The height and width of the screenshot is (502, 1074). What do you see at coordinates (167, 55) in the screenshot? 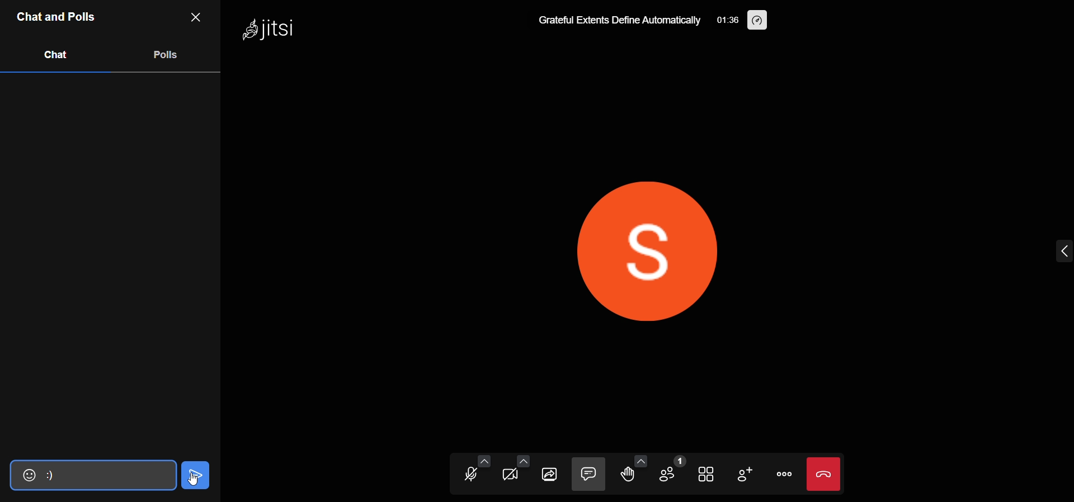
I see `polls` at bounding box center [167, 55].